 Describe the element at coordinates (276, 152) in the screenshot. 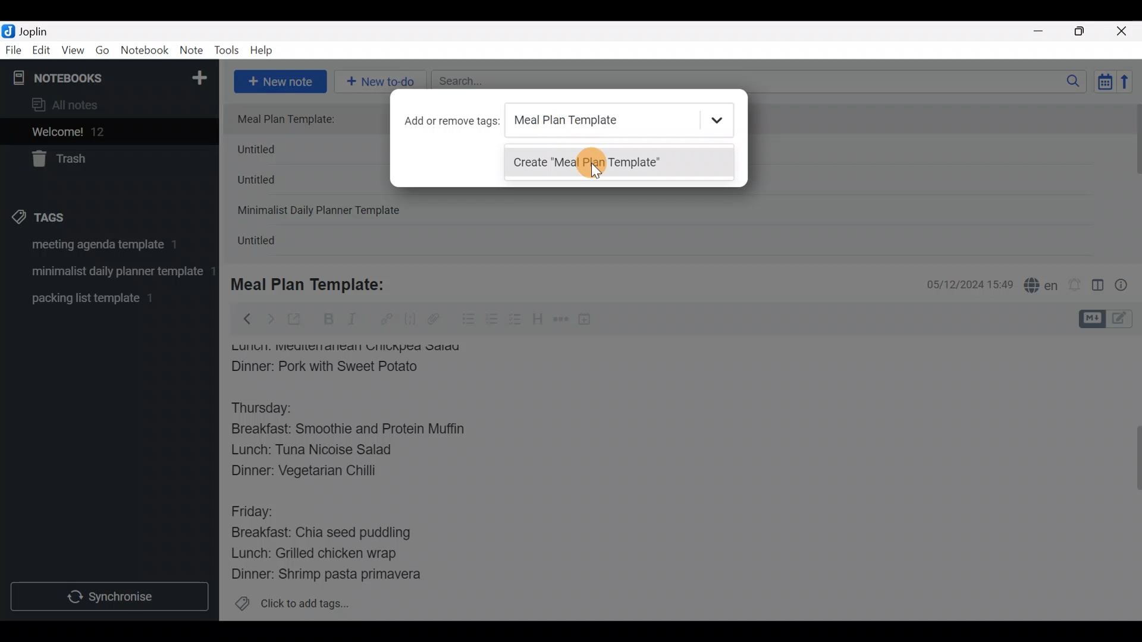

I see `Untitled` at that location.